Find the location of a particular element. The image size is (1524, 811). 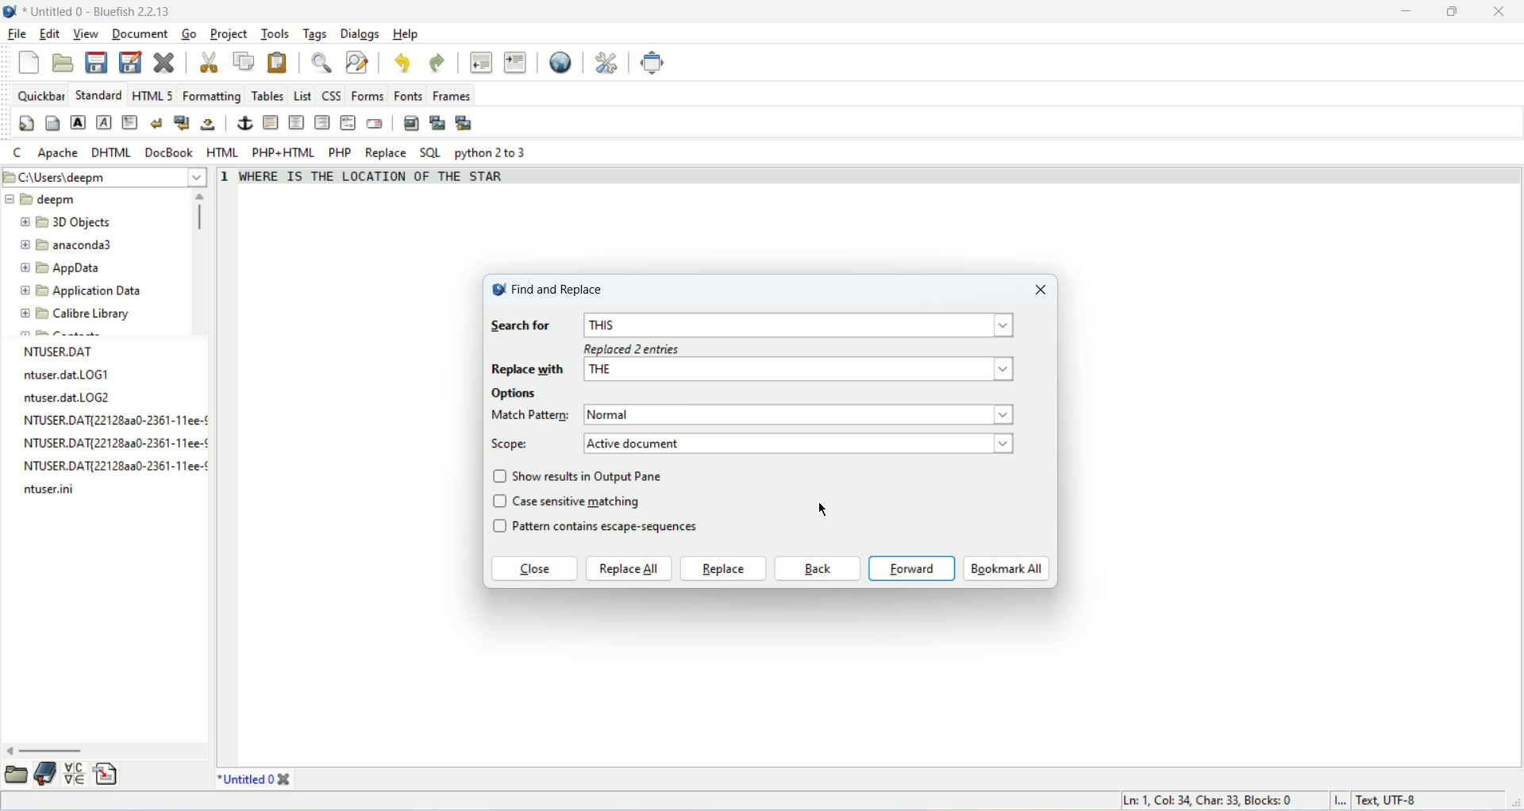

paragraph is located at coordinates (131, 122).